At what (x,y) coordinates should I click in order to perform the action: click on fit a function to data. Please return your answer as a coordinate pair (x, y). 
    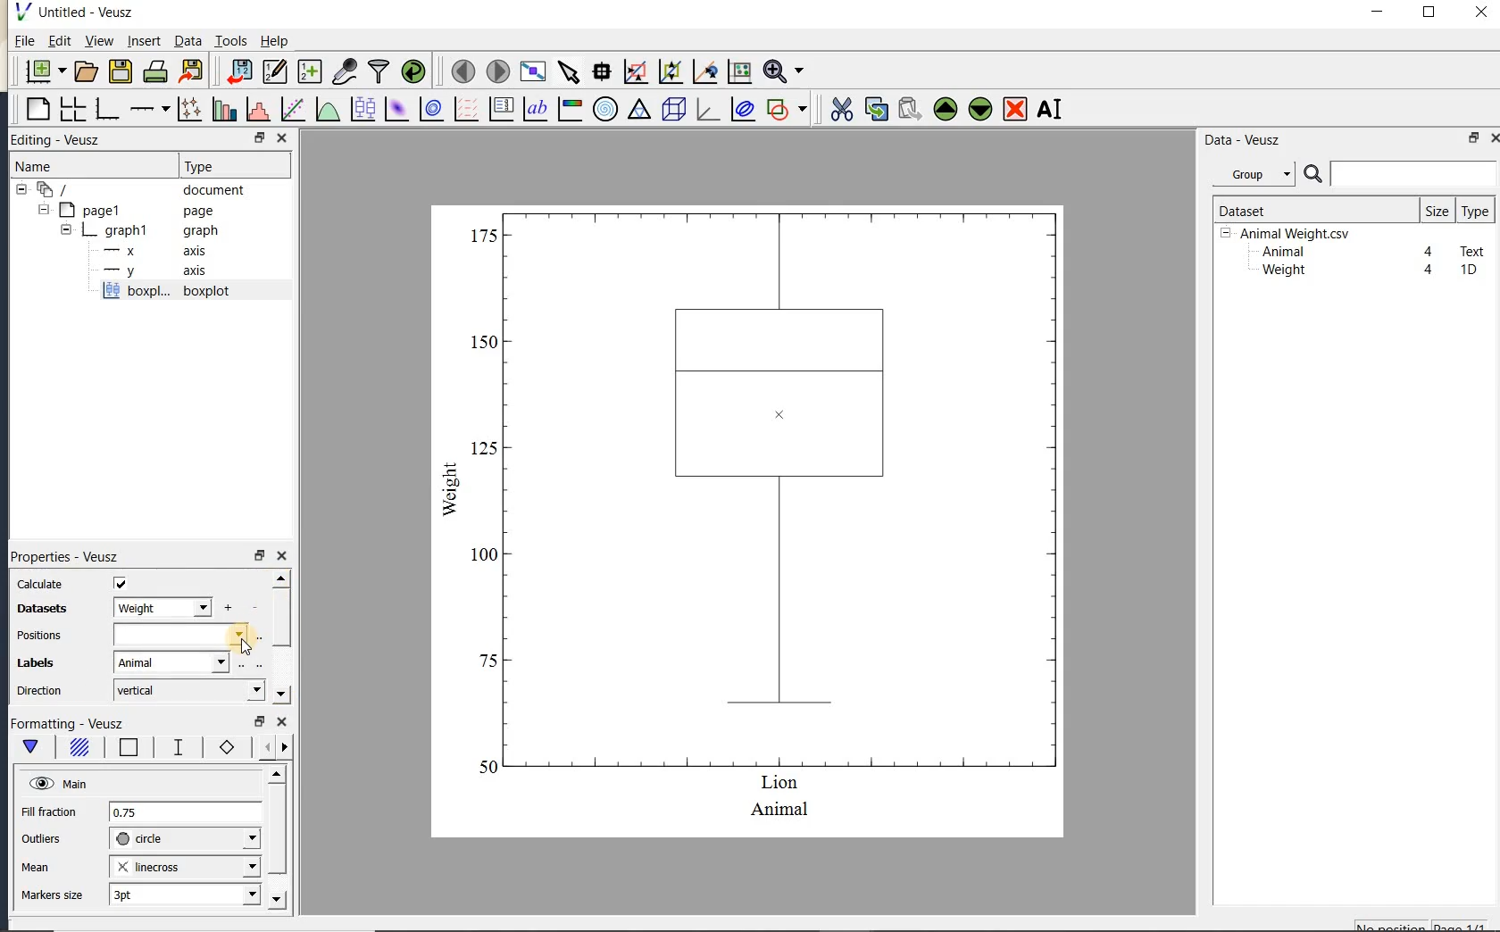
    Looking at the image, I should click on (292, 109).